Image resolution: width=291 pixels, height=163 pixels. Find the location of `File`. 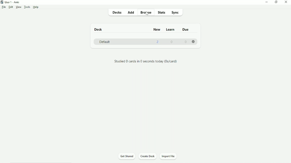

File is located at coordinates (4, 7).